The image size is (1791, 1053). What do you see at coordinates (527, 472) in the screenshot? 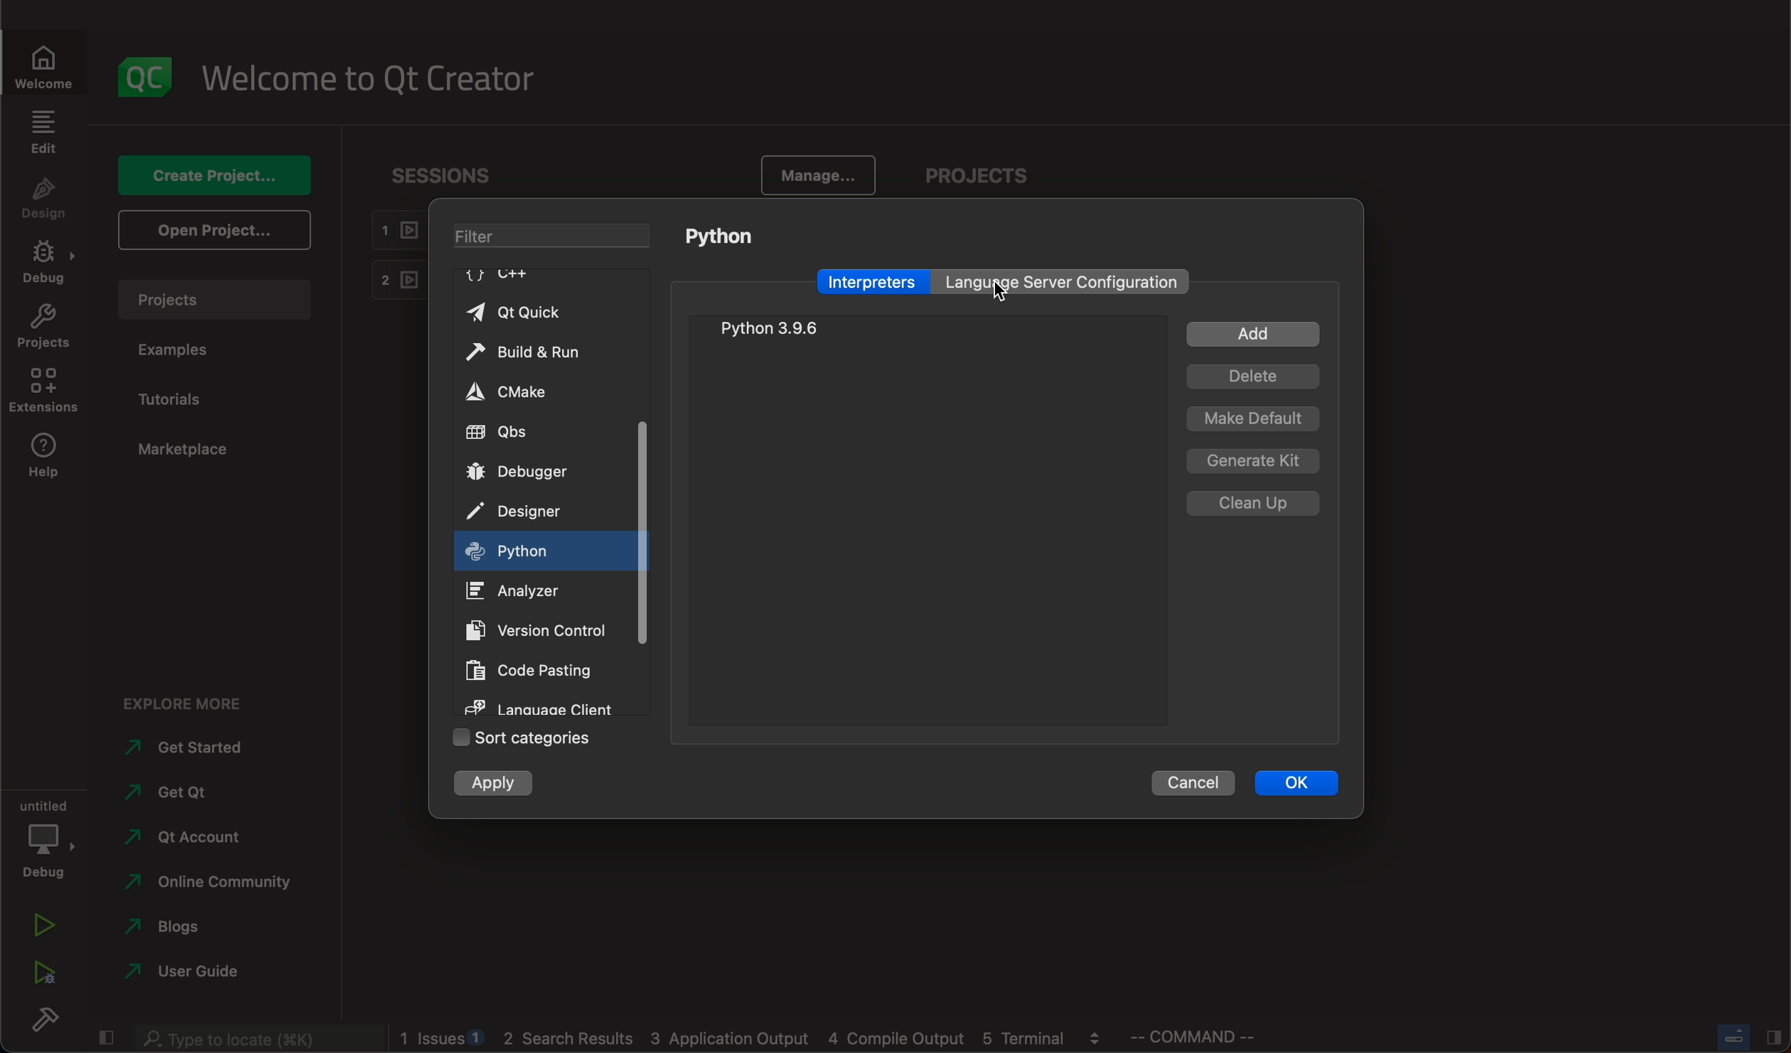
I see `debugger` at bounding box center [527, 472].